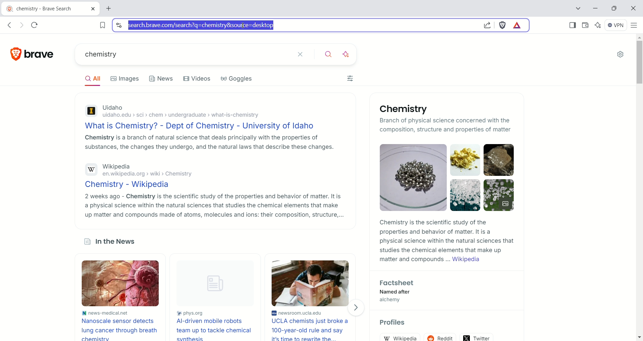 This screenshot has height=341, width=643. What do you see at coordinates (44, 54) in the screenshot?
I see `brave` at bounding box center [44, 54].